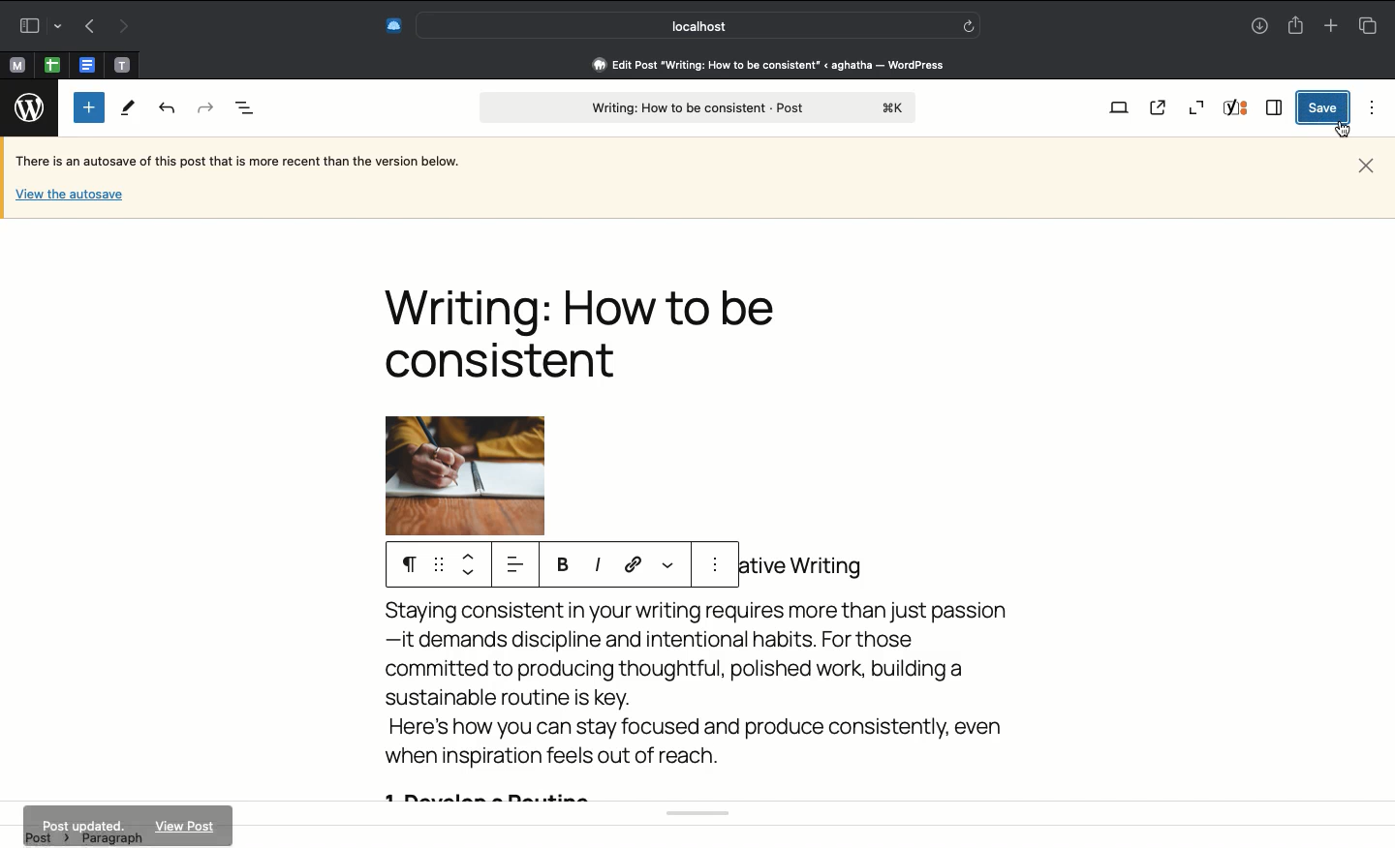 Image resolution: width=1395 pixels, height=848 pixels. Describe the element at coordinates (89, 107) in the screenshot. I see `Add new block` at that location.